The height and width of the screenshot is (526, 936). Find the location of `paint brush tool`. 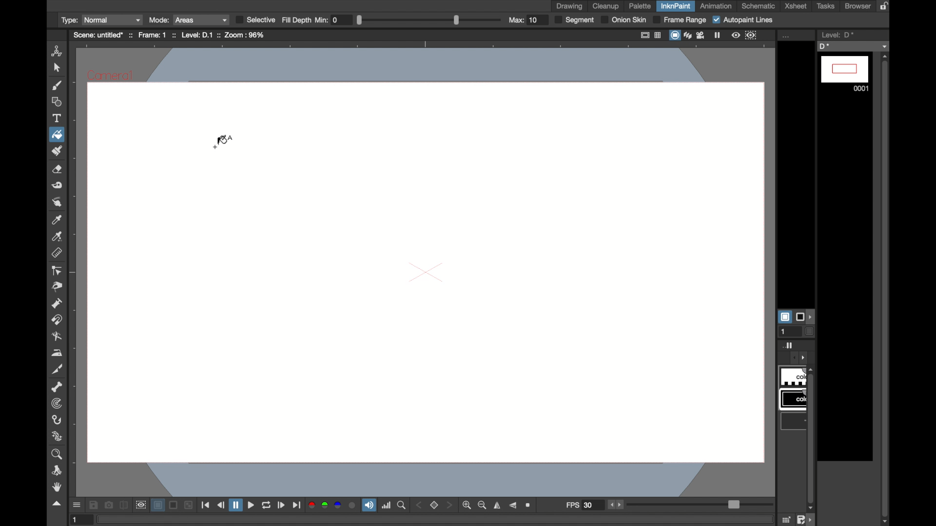

paint brush tool is located at coordinates (57, 151).